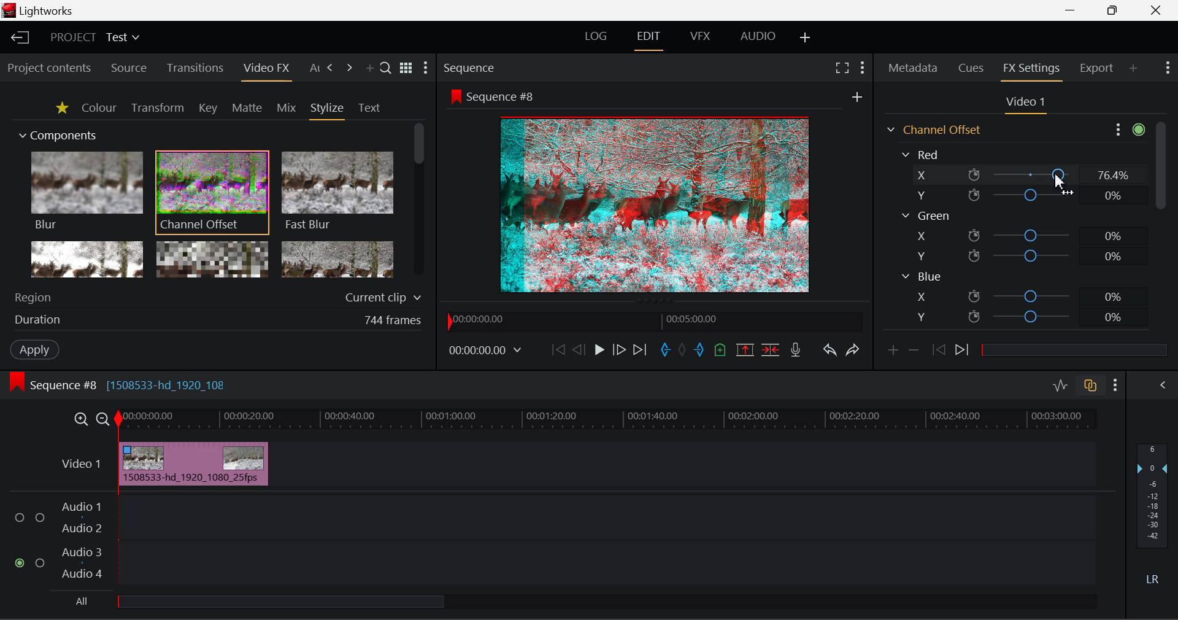 The height and width of the screenshot is (620, 1178). What do you see at coordinates (1133, 69) in the screenshot?
I see `Add Panel` at bounding box center [1133, 69].